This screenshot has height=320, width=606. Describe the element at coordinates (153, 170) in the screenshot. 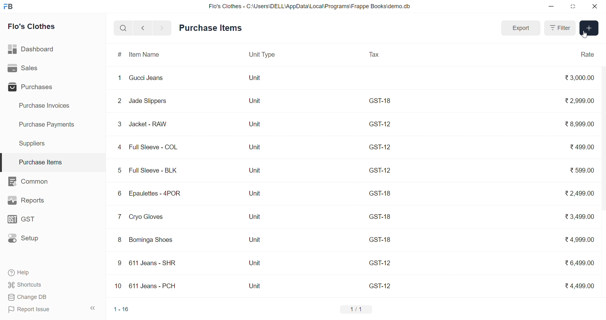

I see `Full Sleeve - BLK` at that location.